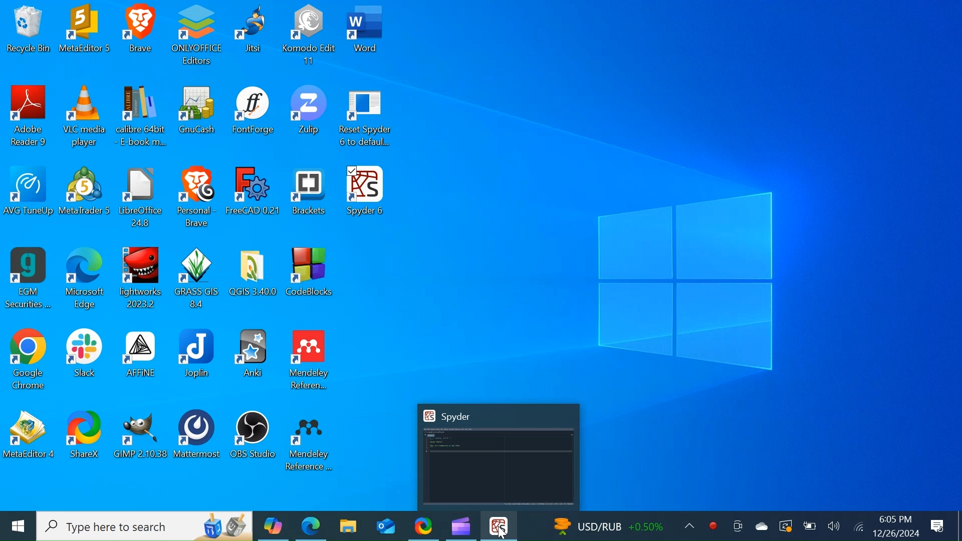  Describe the element at coordinates (620, 524) in the screenshot. I see `Updates` at that location.